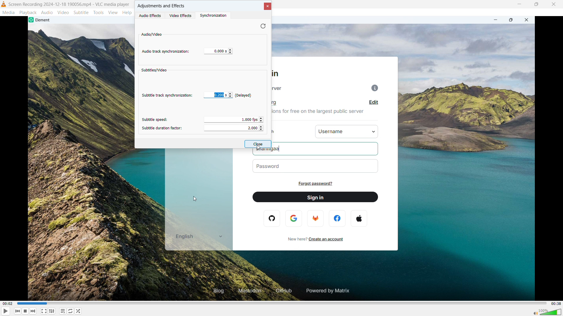 The image size is (563, 316). I want to click on google logo, so click(294, 218).